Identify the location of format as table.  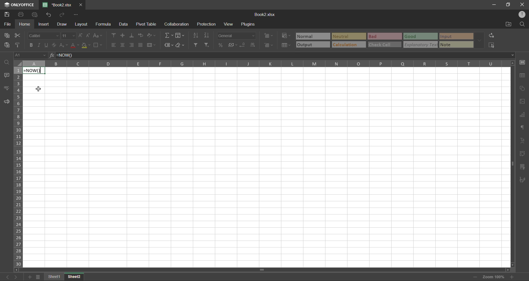
(287, 46).